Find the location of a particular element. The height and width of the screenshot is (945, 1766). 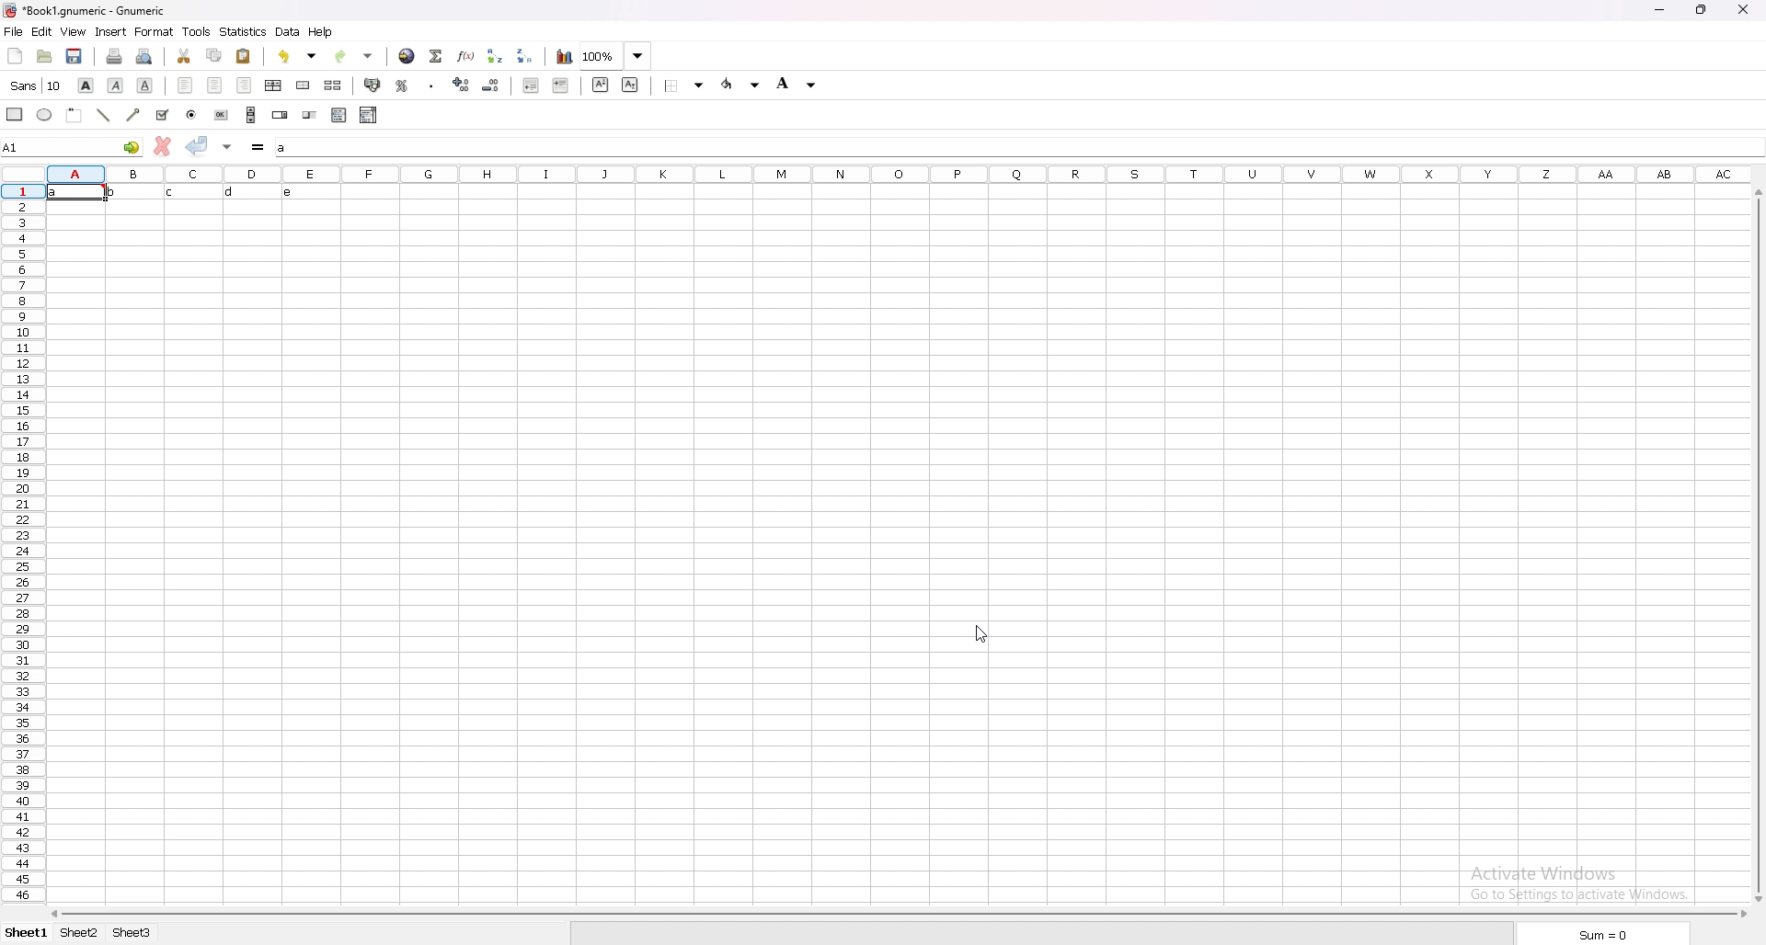

chart is located at coordinates (565, 56).